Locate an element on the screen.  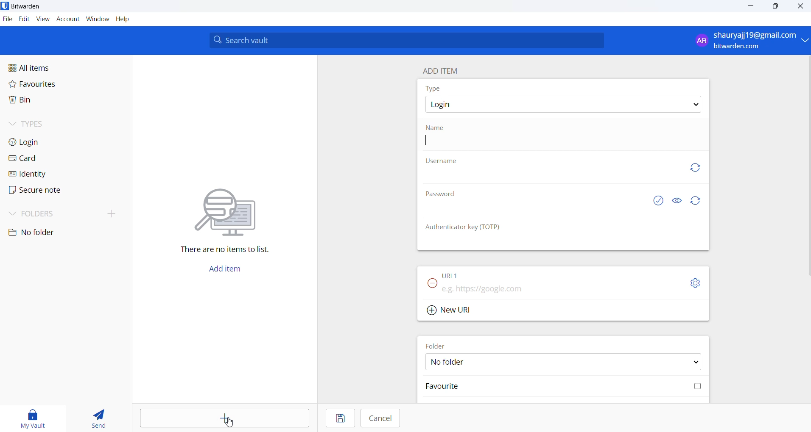
Authenticator key (TOTP) is located at coordinates (472, 228).